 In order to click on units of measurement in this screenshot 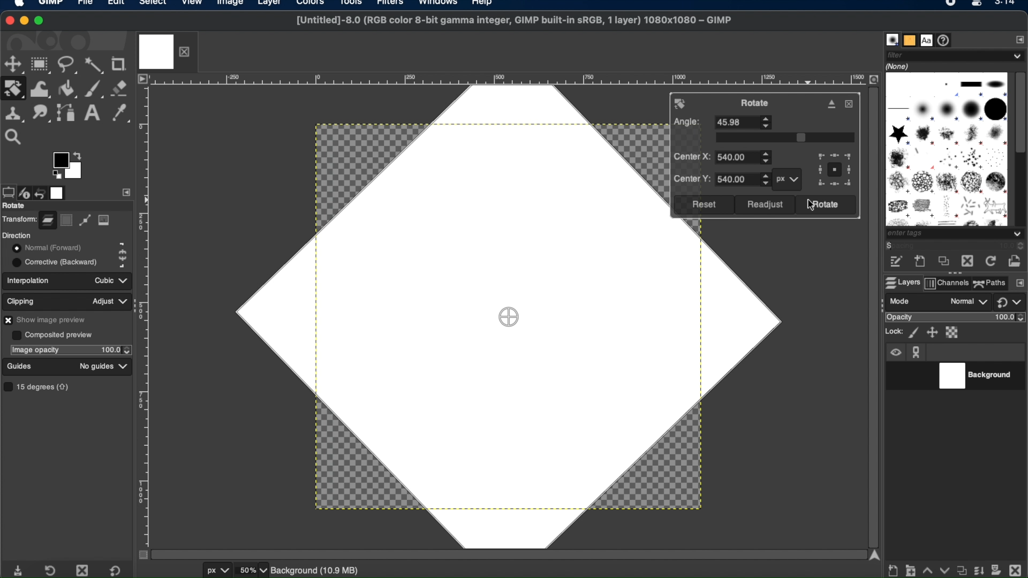, I will do `click(219, 571)`.